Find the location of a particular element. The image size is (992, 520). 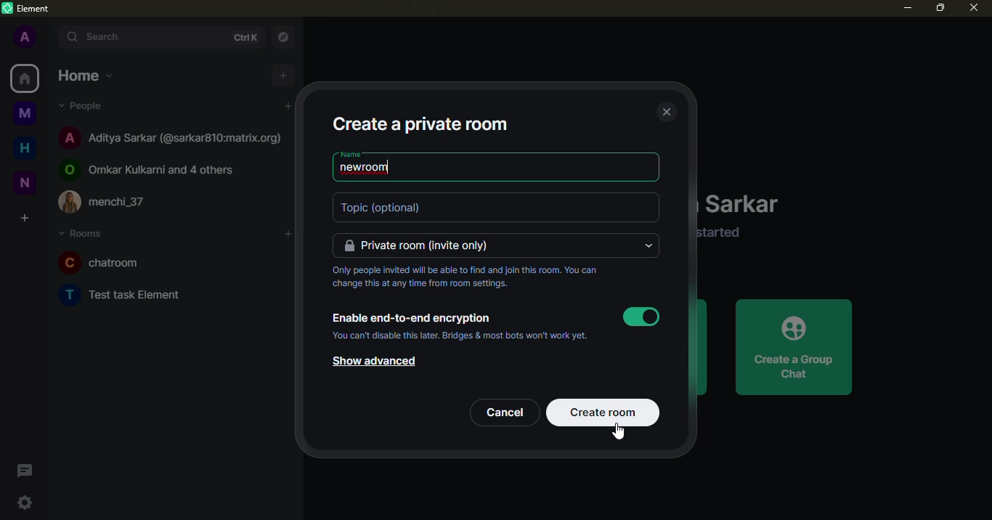

show advanced is located at coordinates (378, 362).